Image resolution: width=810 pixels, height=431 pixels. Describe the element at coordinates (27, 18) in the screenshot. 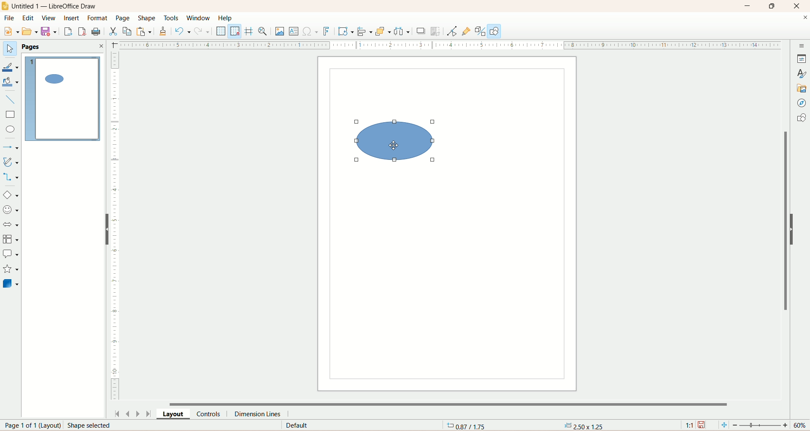

I see `edit` at that location.